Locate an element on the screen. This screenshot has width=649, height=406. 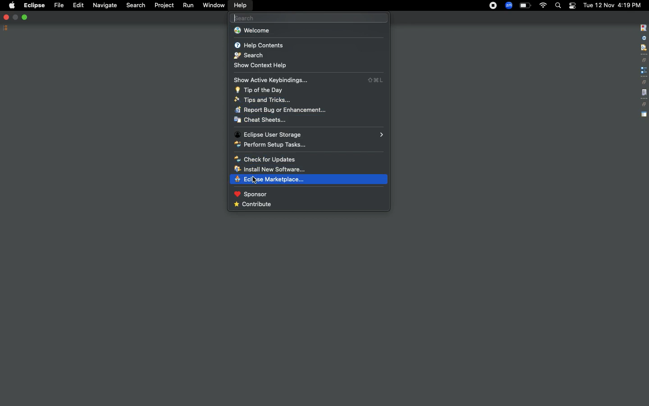
Show active keybindings is located at coordinates (312, 80).